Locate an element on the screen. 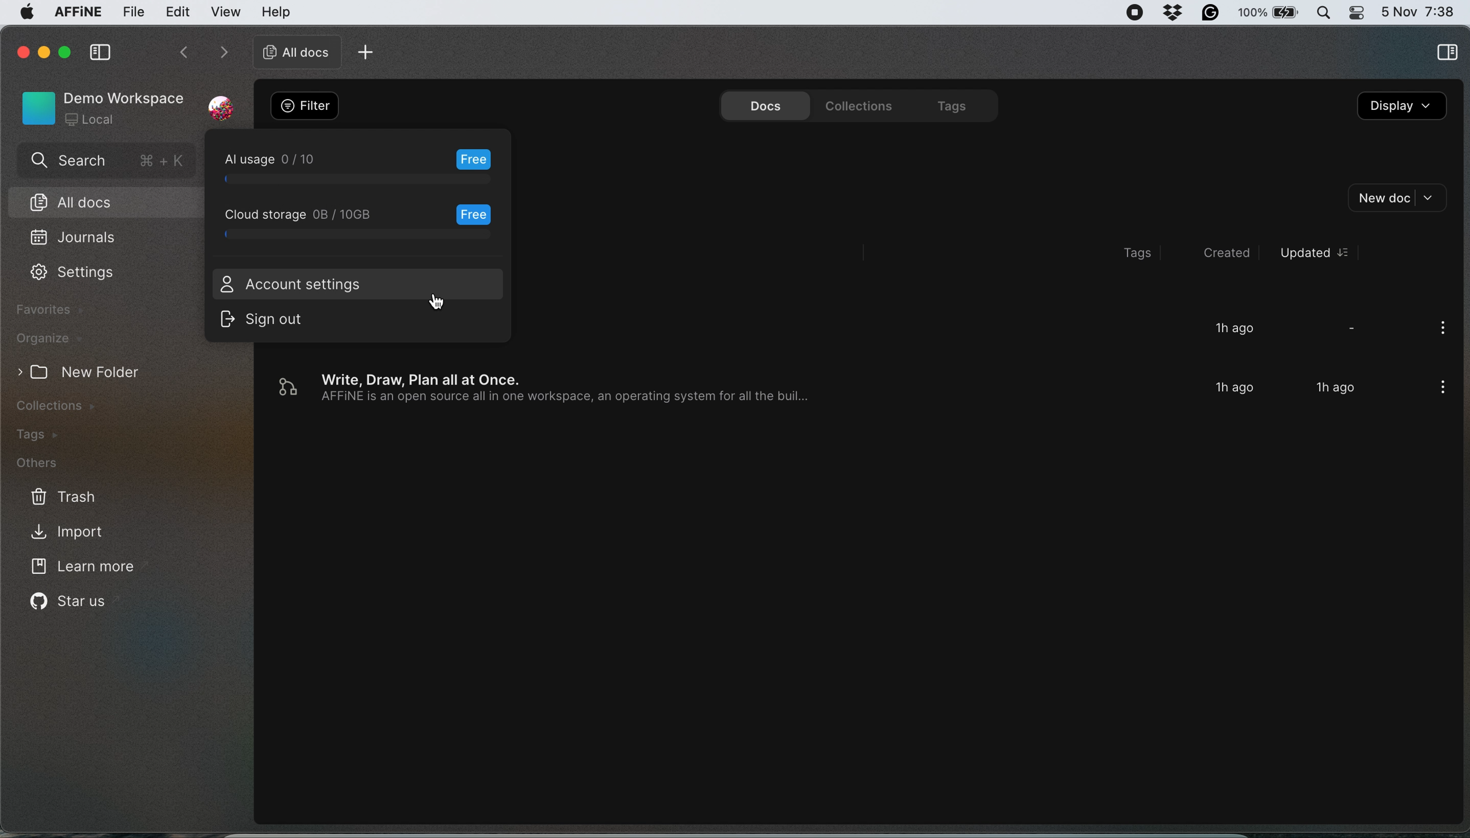  new folder is located at coordinates (92, 372).